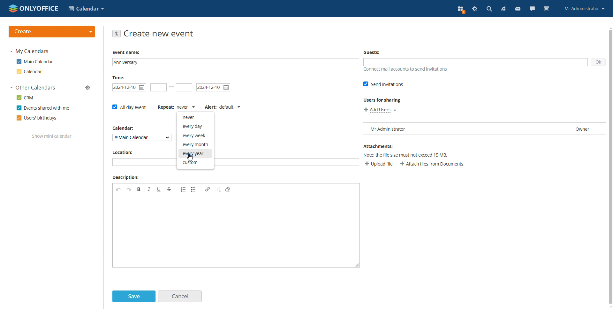 The height and width of the screenshot is (310, 613). What do you see at coordinates (184, 88) in the screenshot?
I see `end time` at bounding box center [184, 88].